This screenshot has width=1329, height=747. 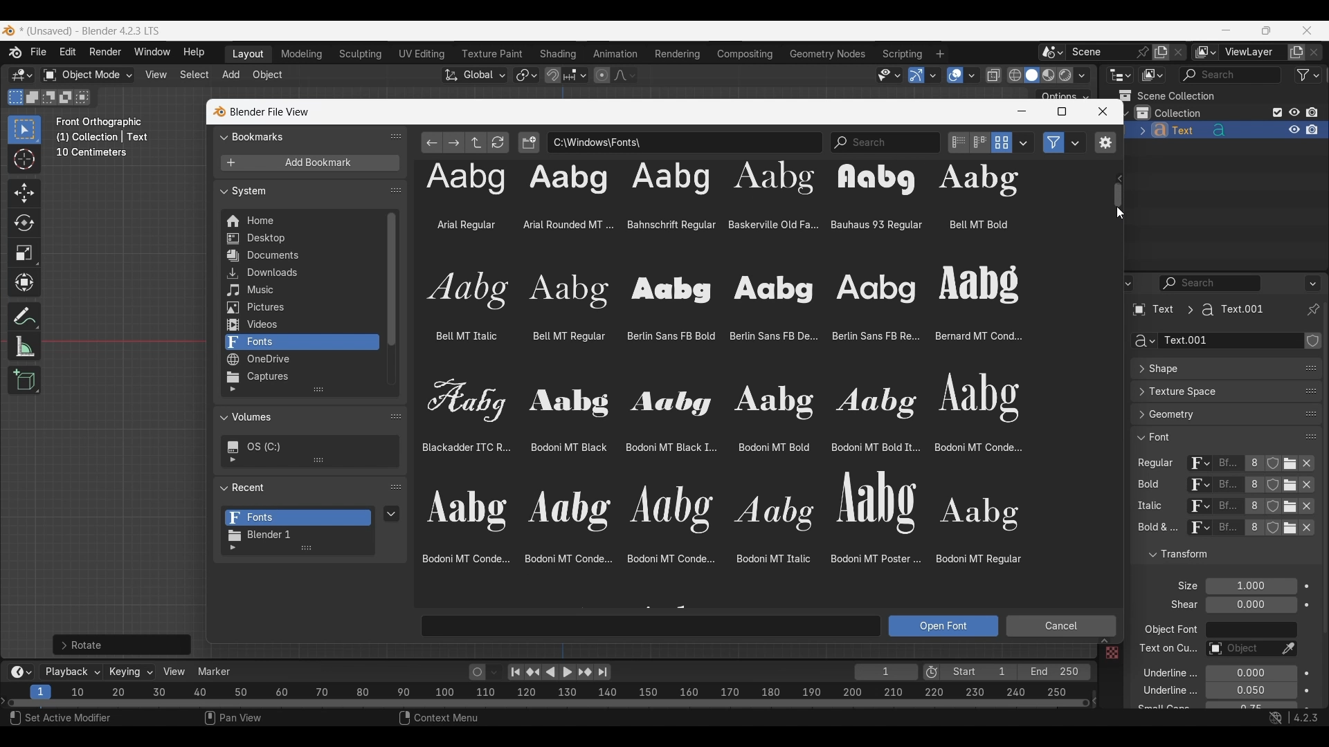 What do you see at coordinates (1293, 472) in the screenshot?
I see `Cursor double clicking on open font for Regular fonts` at bounding box center [1293, 472].